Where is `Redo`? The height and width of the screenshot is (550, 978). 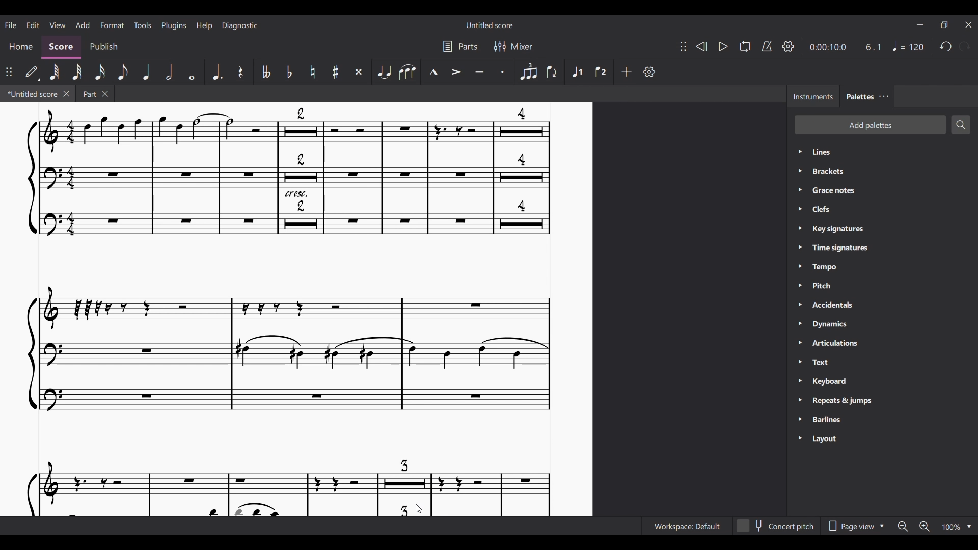 Redo is located at coordinates (965, 47).